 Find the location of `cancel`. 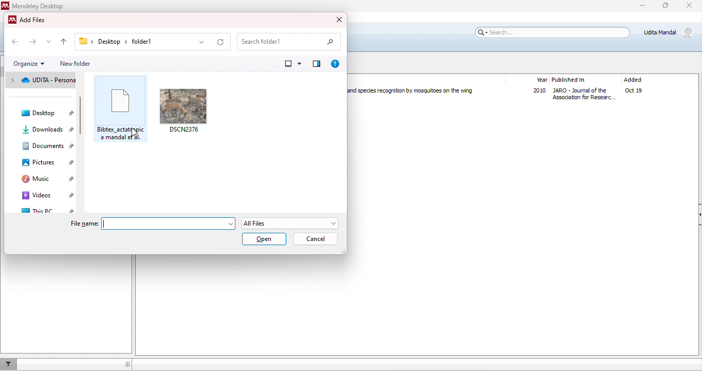

cancel is located at coordinates (316, 239).